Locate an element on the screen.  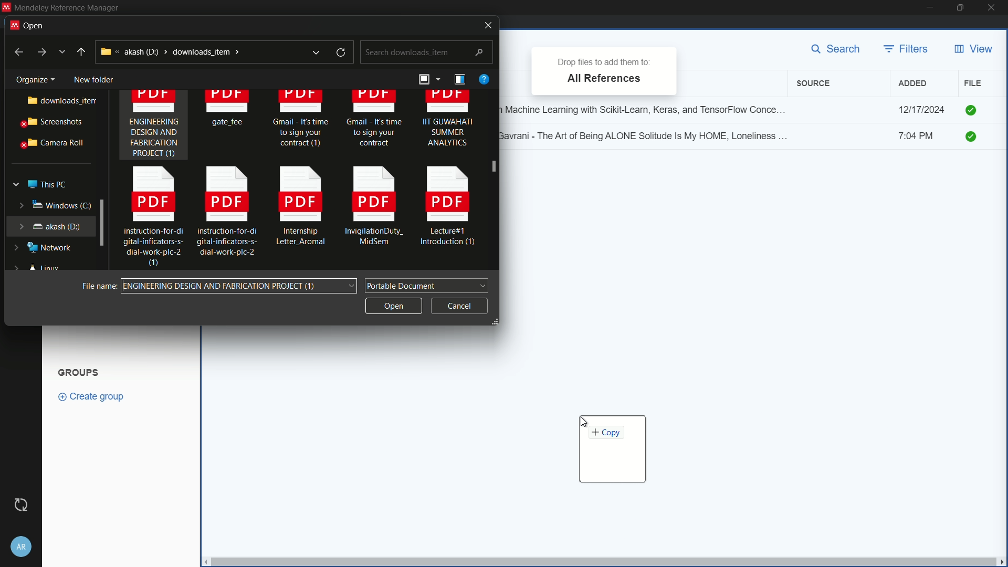
more options is located at coordinates (63, 52).